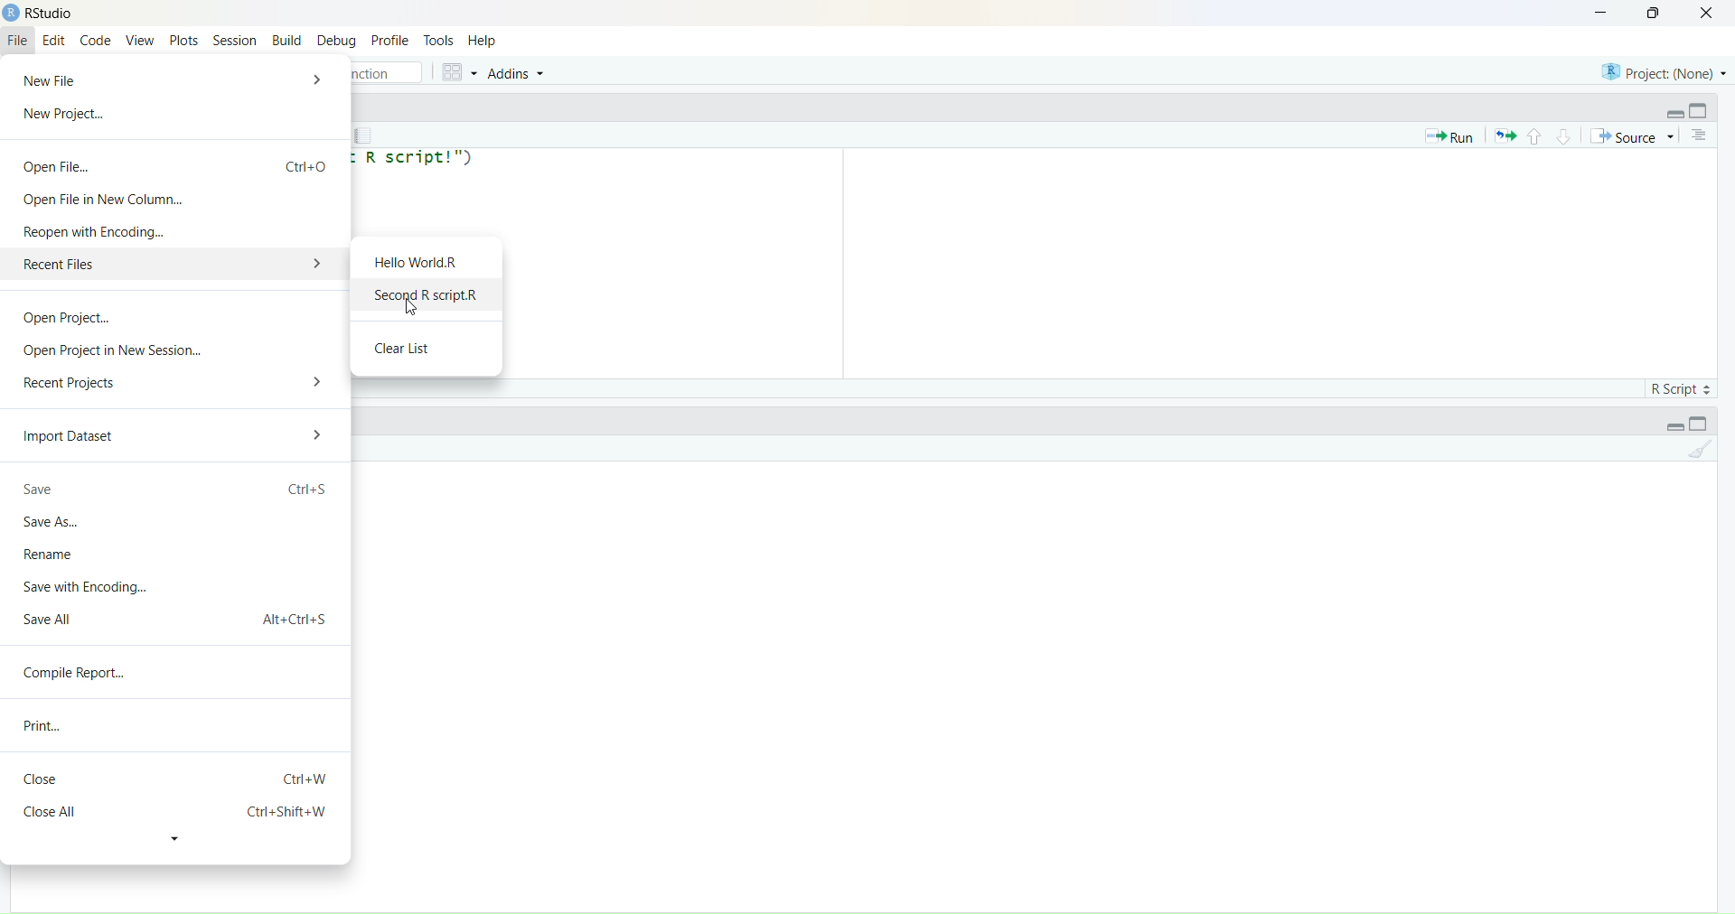 This screenshot has height=914, width=1735. I want to click on File, so click(19, 39).